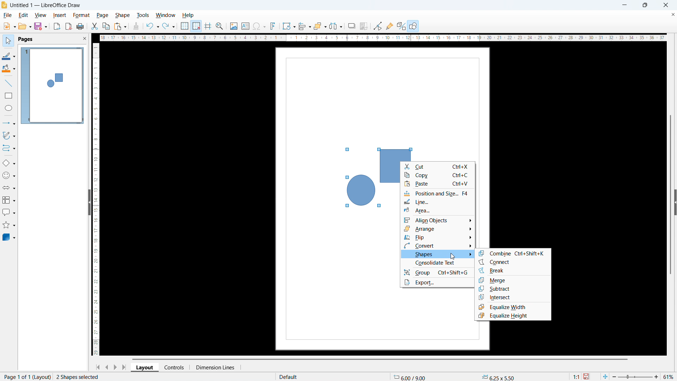  I want to click on insert textbox, so click(245, 26).